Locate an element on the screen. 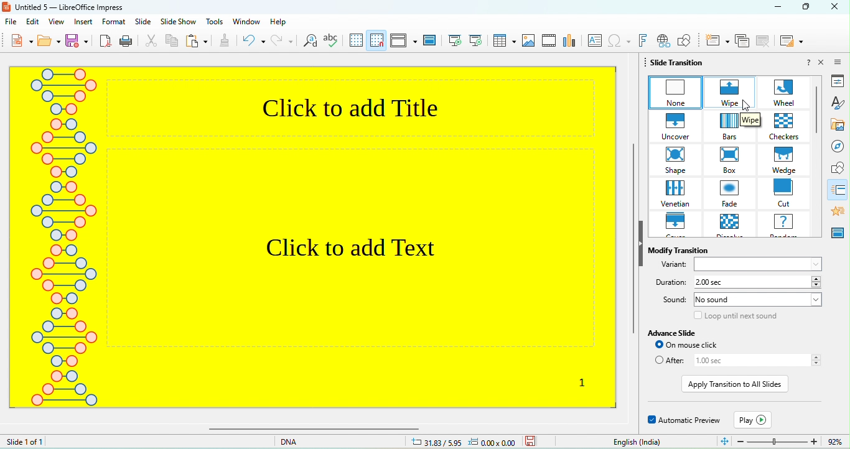 This screenshot has width=850, height=449. variant is located at coordinates (738, 266).